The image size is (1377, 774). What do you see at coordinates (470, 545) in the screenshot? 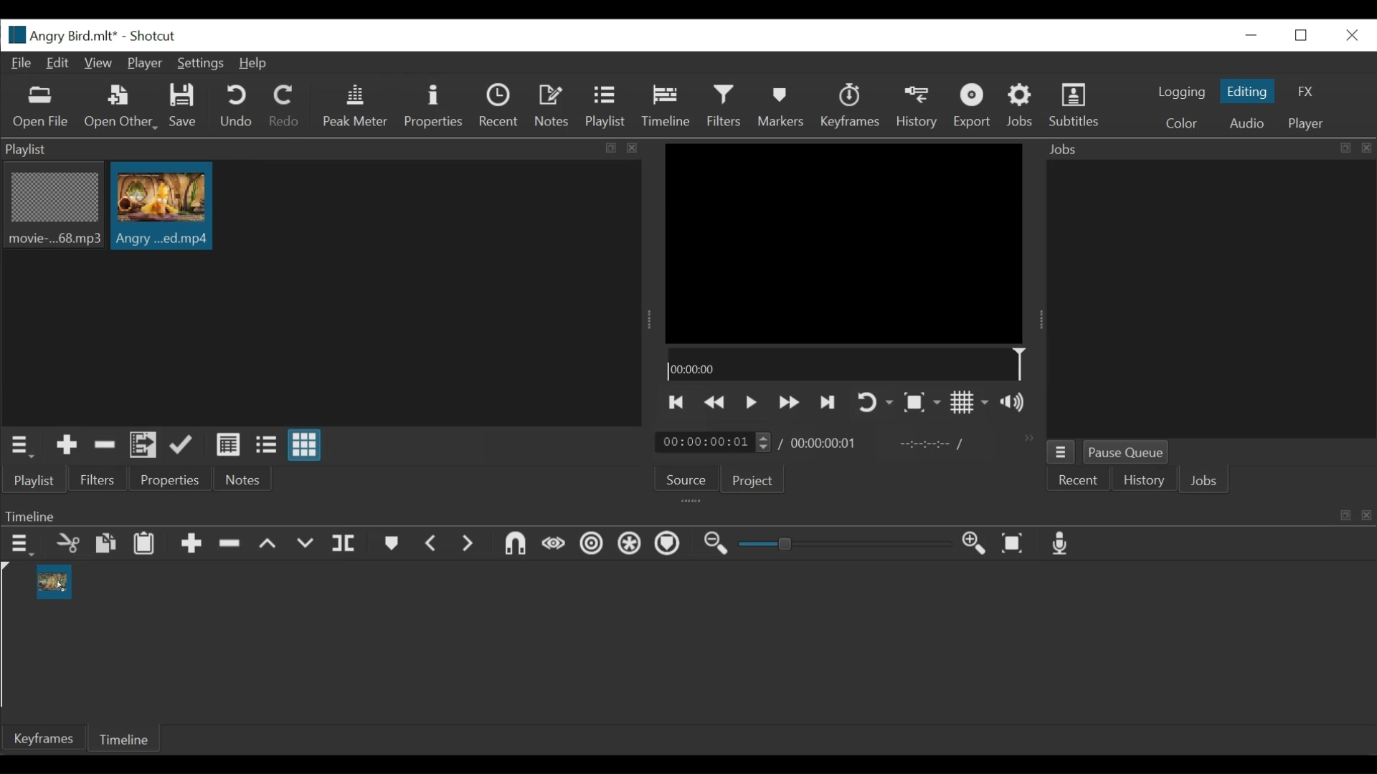
I see `Next Marker` at bounding box center [470, 545].